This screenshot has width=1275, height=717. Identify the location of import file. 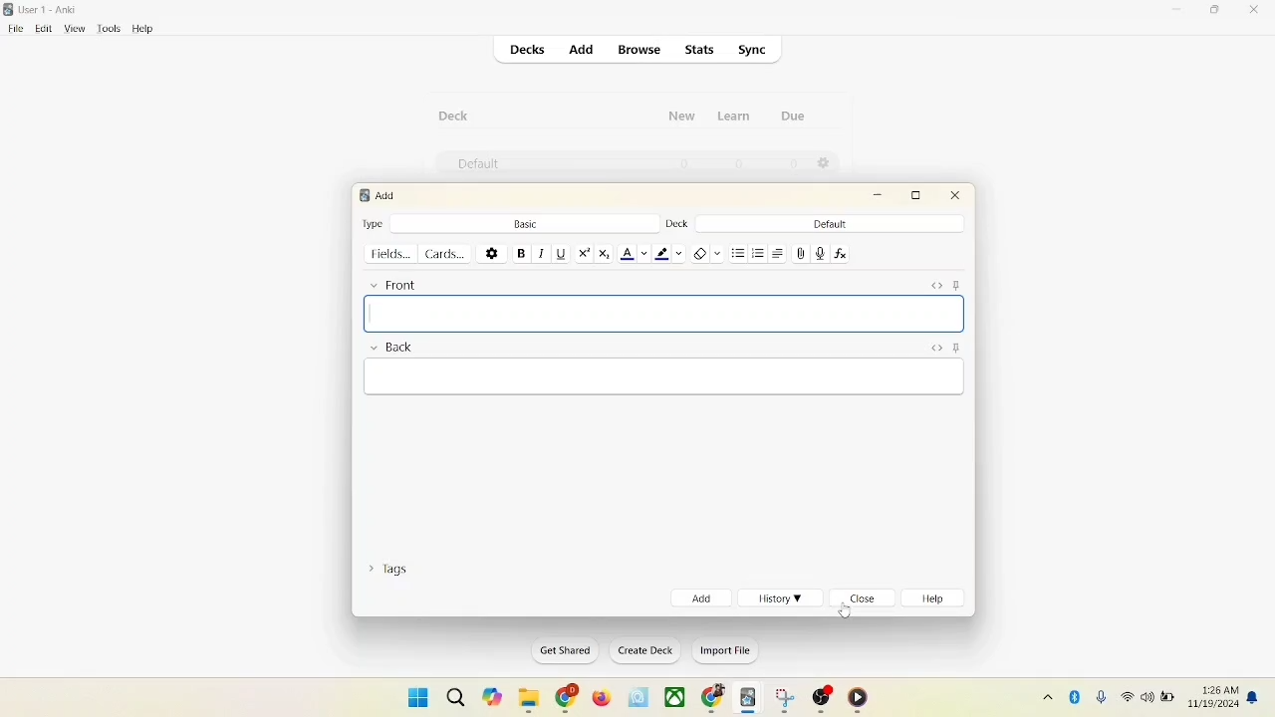
(723, 653).